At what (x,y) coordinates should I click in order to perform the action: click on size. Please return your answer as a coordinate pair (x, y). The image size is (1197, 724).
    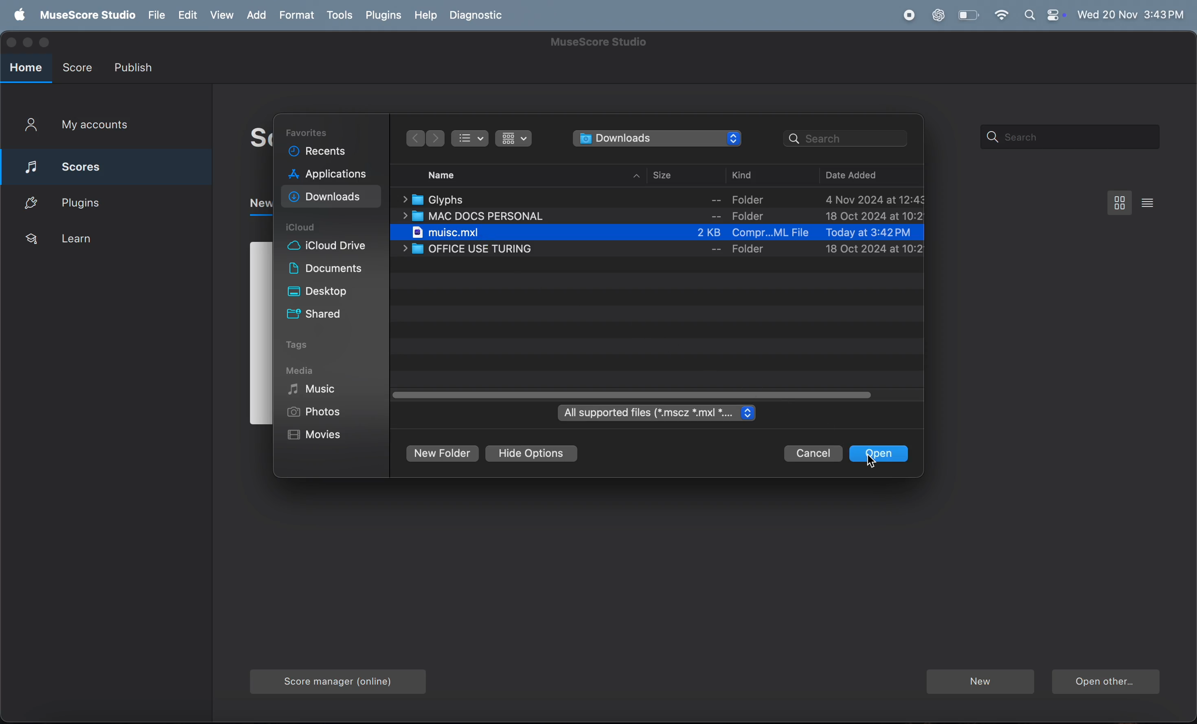
    Looking at the image, I should click on (679, 175).